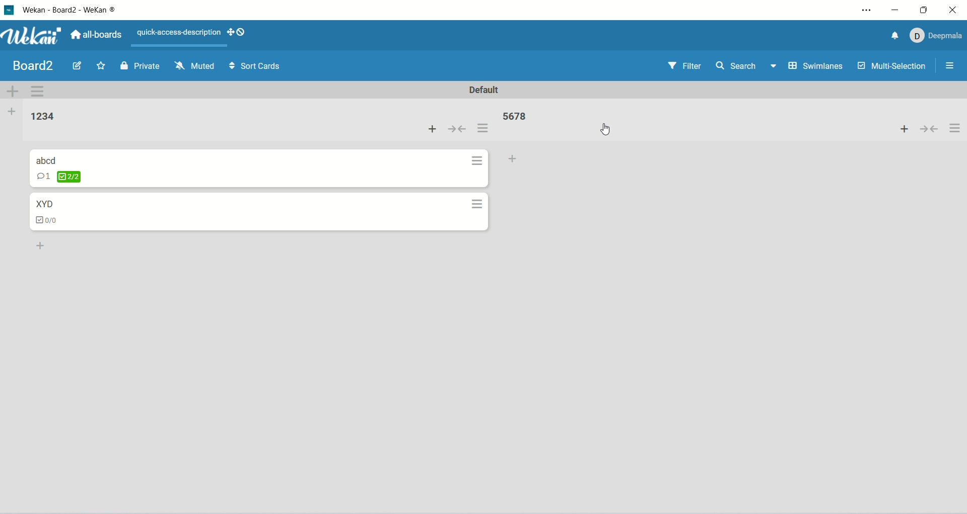 The image size is (967, 514). Describe the element at coordinates (487, 91) in the screenshot. I see `default` at that location.